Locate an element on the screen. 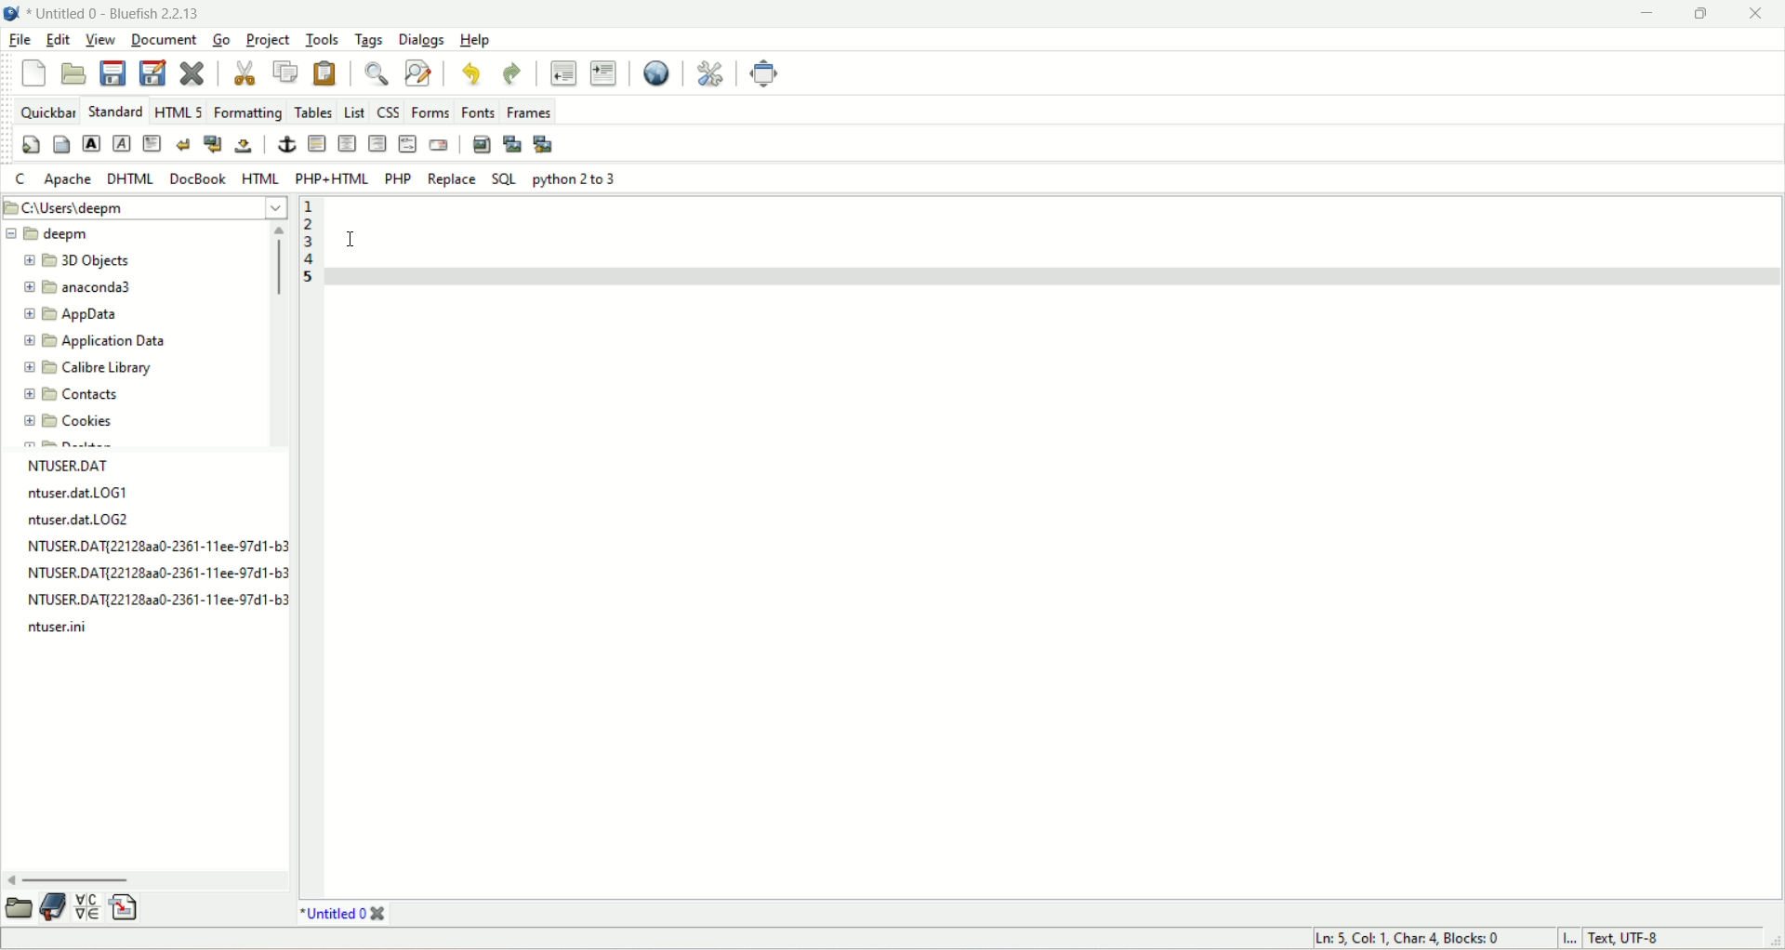 This screenshot has height=950, width=1785. save file as is located at coordinates (153, 74).